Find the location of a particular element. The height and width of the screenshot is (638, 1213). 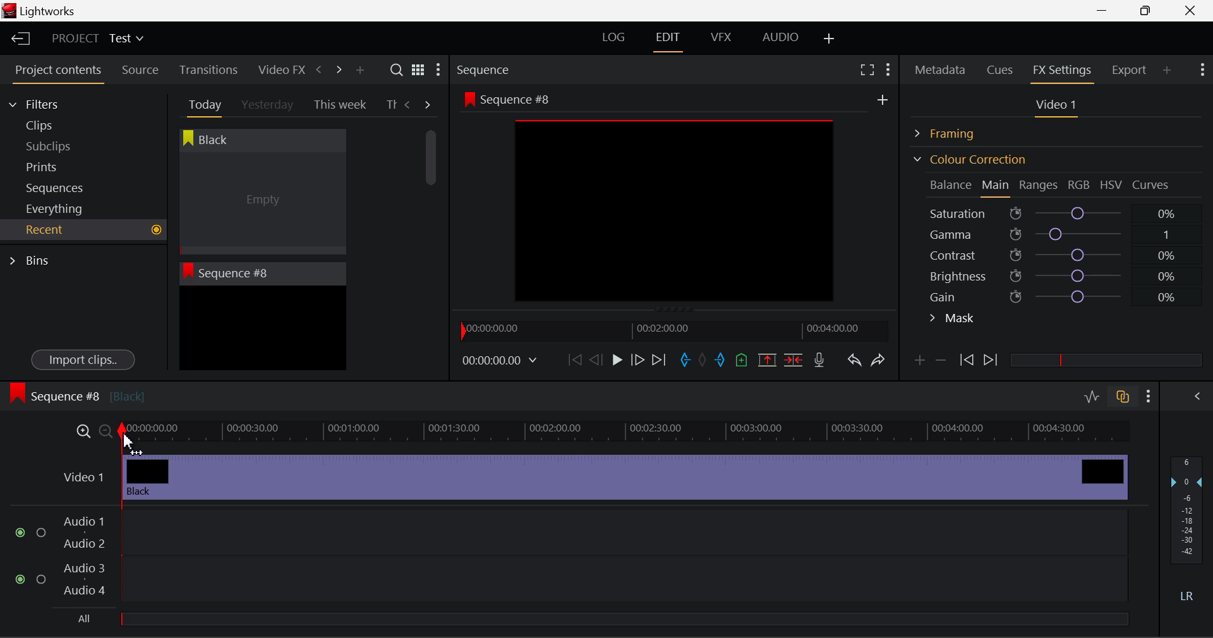

HSV is located at coordinates (1111, 184).